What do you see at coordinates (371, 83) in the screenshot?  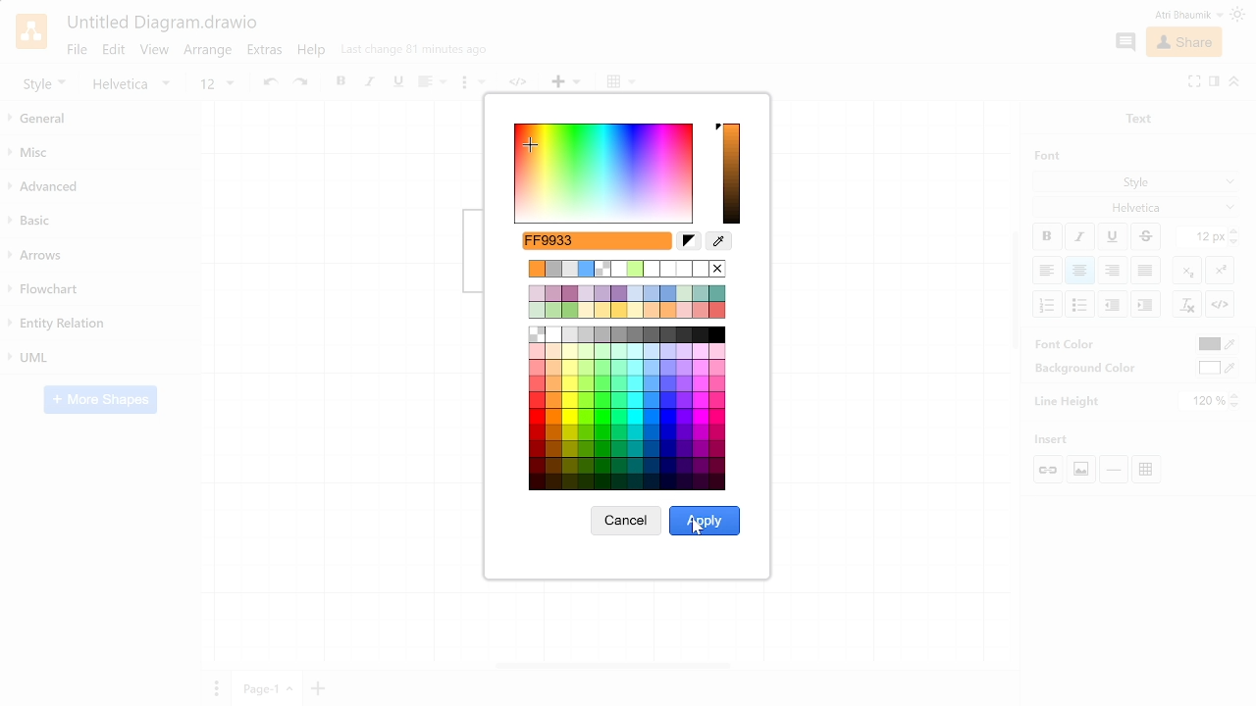 I see `italics` at bounding box center [371, 83].